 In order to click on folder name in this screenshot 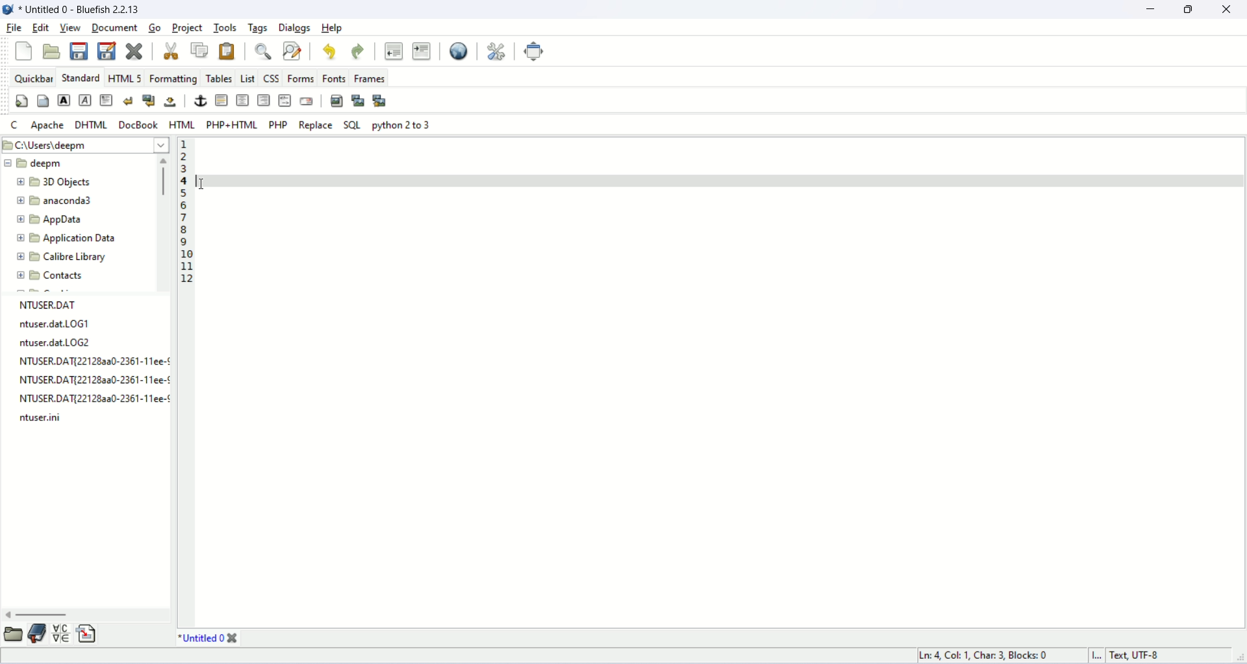, I will do `click(75, 259)`.